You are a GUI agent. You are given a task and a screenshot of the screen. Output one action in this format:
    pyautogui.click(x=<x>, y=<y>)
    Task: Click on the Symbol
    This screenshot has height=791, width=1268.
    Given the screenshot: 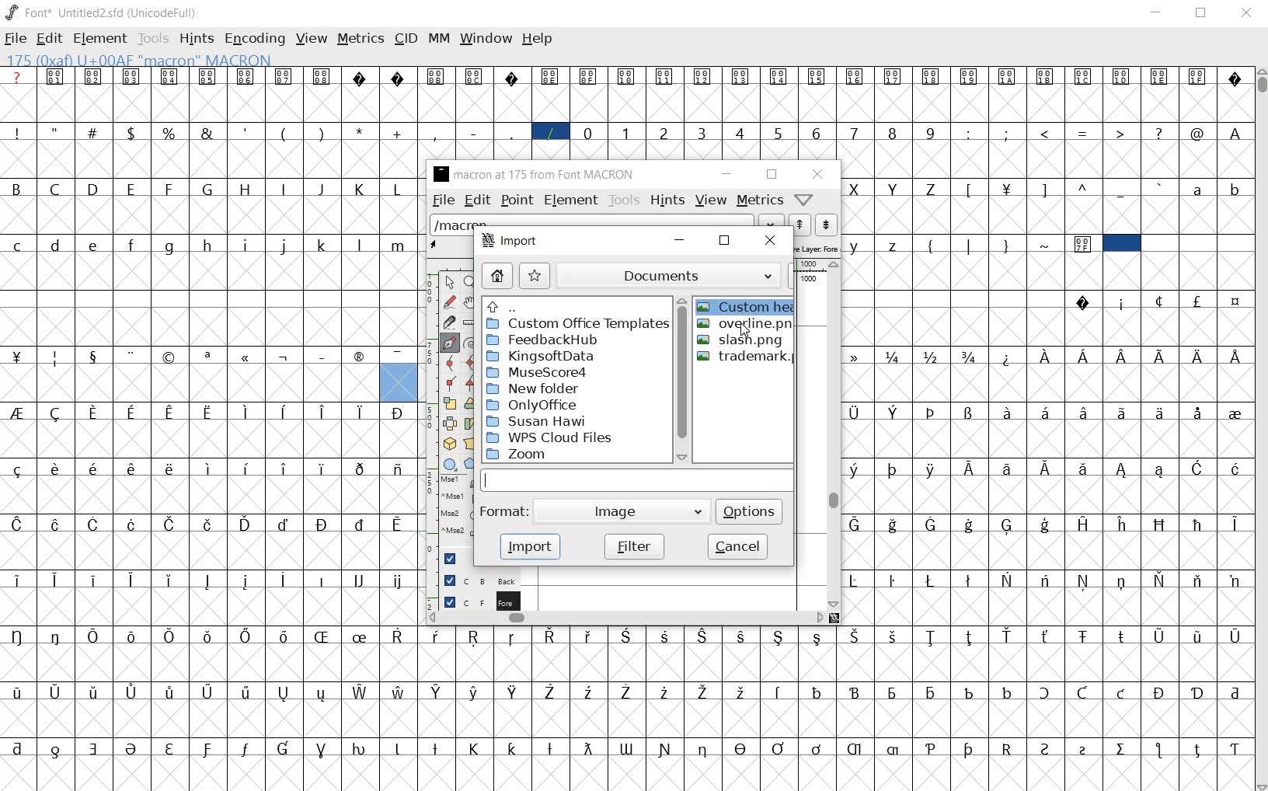 What is the action you would take?
    pyautogui.click(x=895, y=636)
    